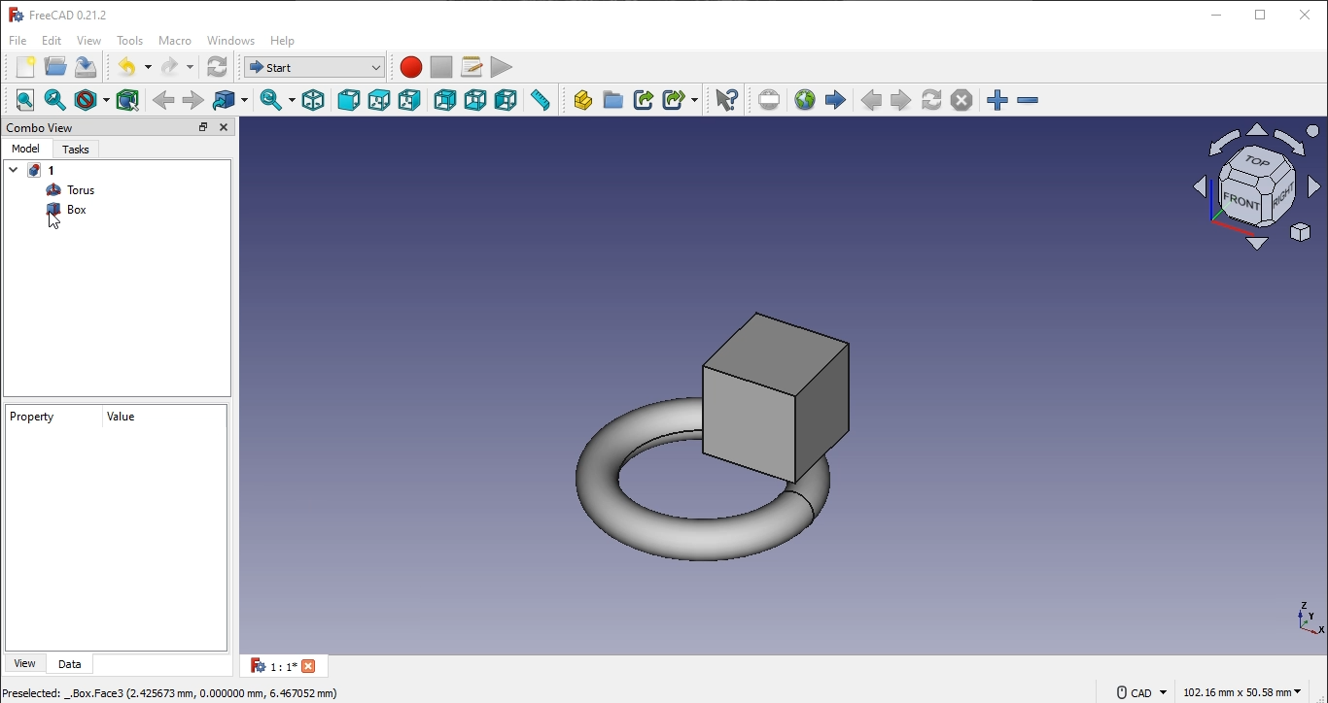 This screenshot has height=703, width=1328. I want to click on 102.16 mm x 50.58 mm ~, so click(1241, 691).